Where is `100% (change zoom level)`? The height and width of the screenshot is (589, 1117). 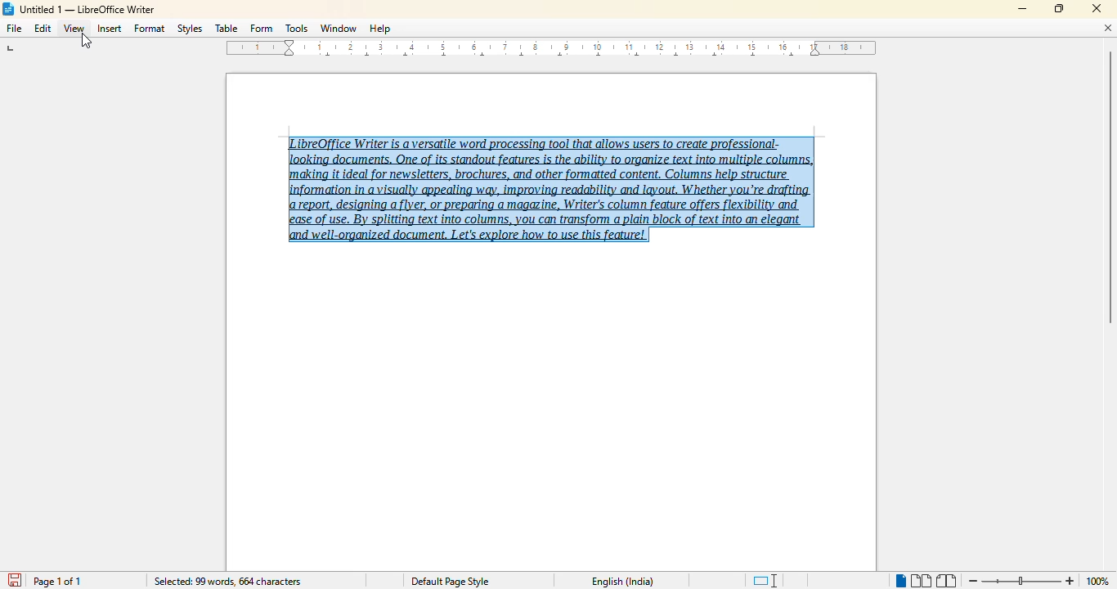 100% (change zoom level) is located at coordinates (1100, 582).